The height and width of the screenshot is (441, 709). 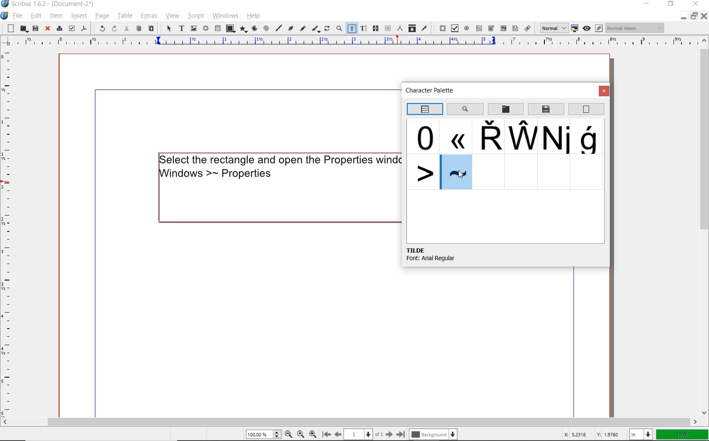 I want to click on rotate item, so click(x=327, y=29).